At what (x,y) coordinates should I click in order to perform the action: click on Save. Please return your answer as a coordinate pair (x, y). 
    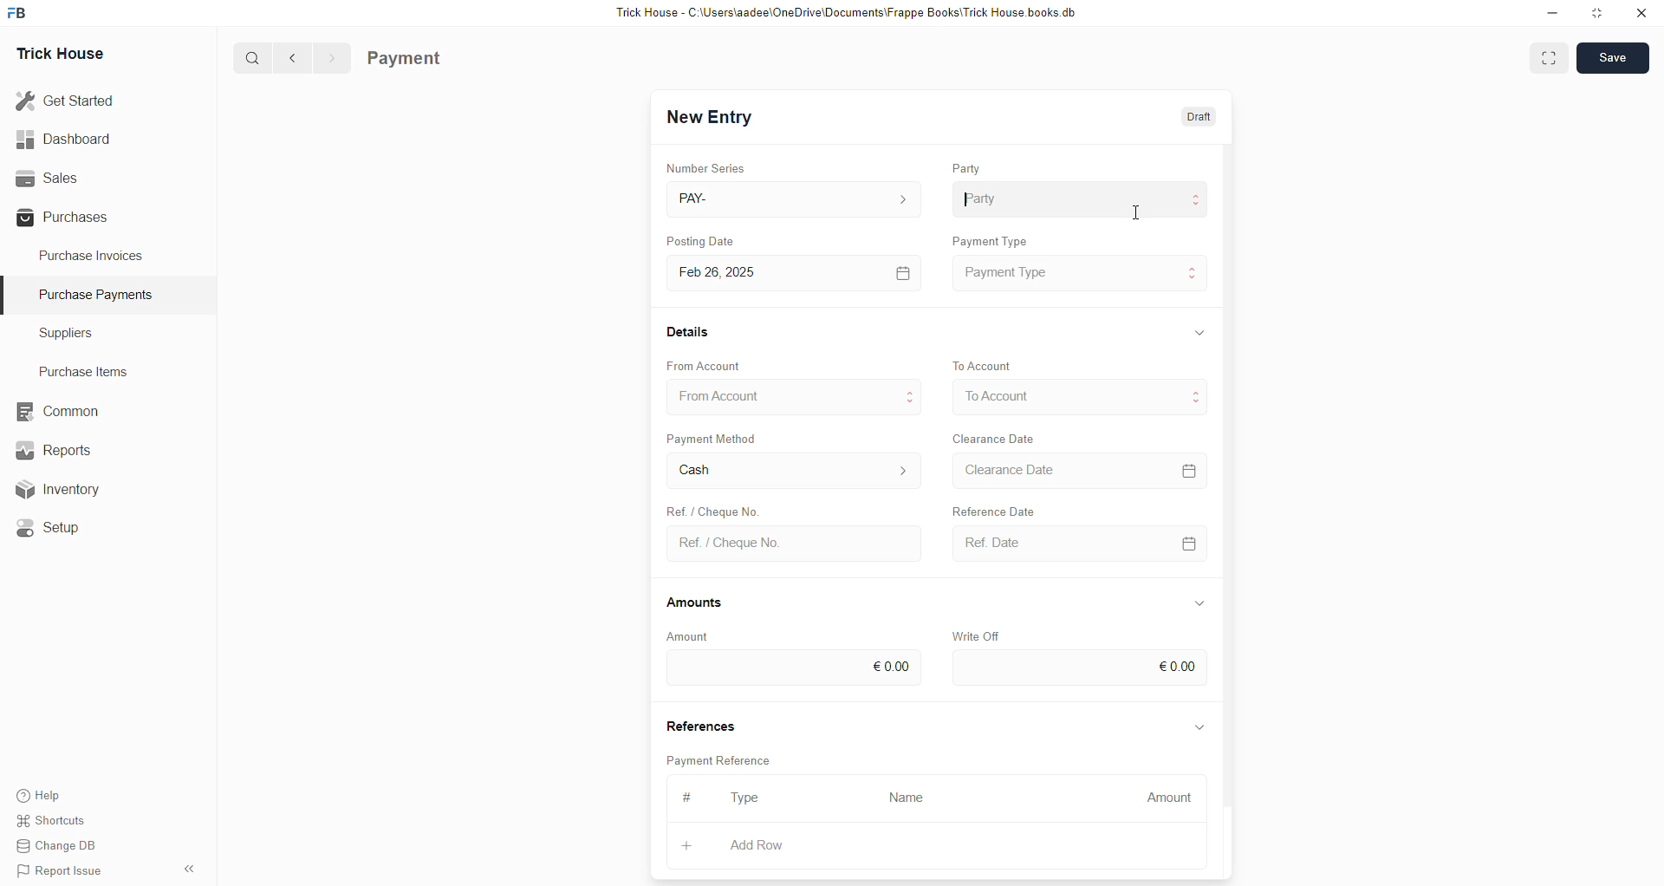
    Looking at the image, I should click on (1611, 59).